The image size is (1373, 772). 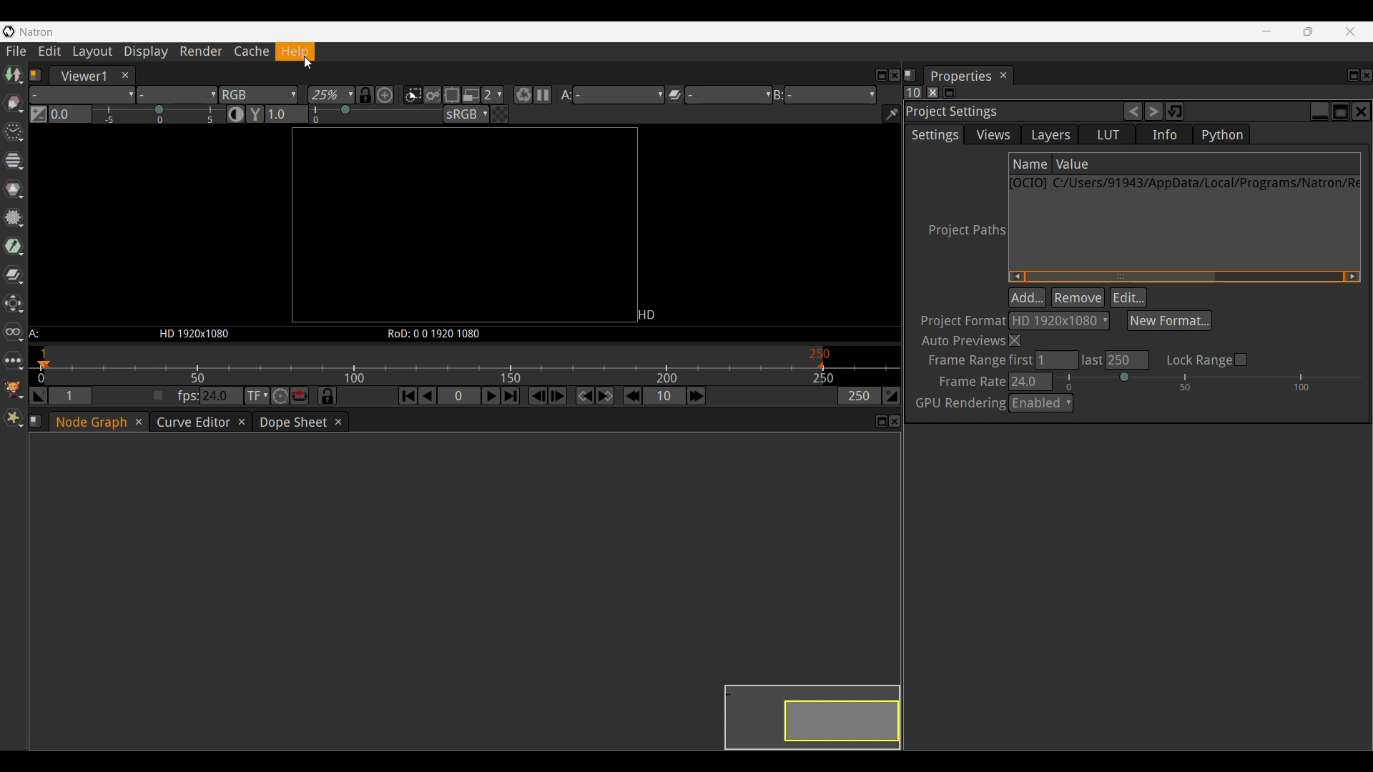 I want to click on Layers settings, so click(x=1049, y=134).